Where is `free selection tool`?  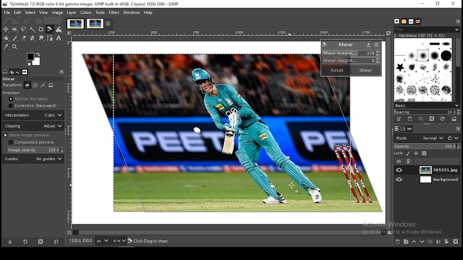
free selection tool is located at coordinates (24, 30).